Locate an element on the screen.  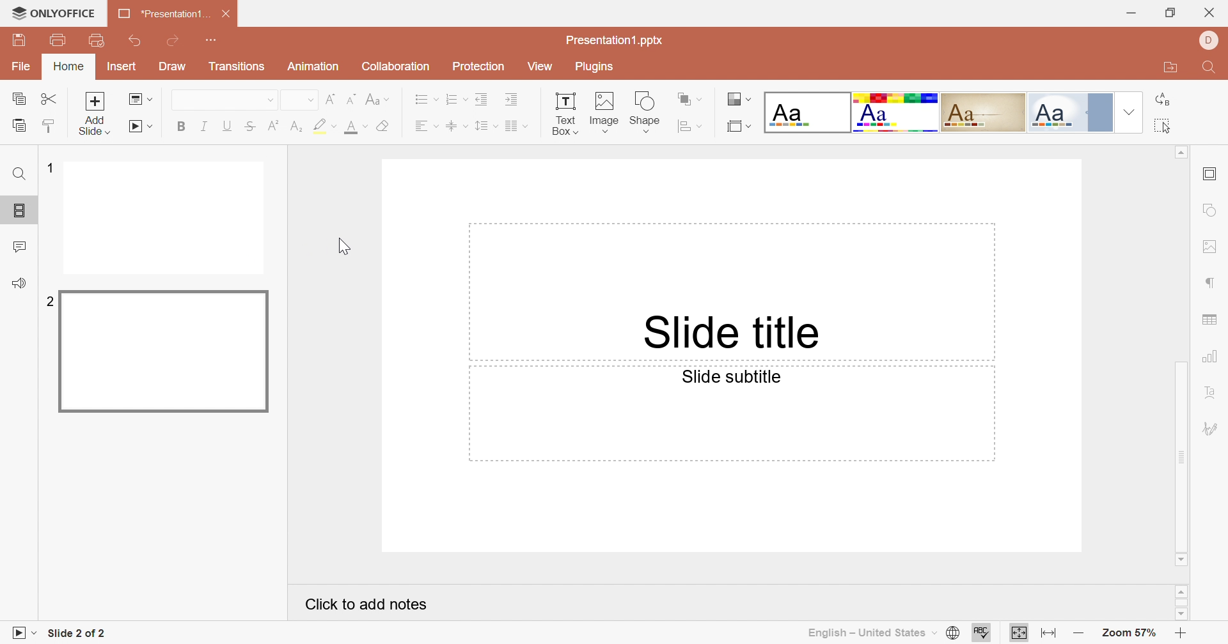
Slide settings is located at coordinates (1212, 172).